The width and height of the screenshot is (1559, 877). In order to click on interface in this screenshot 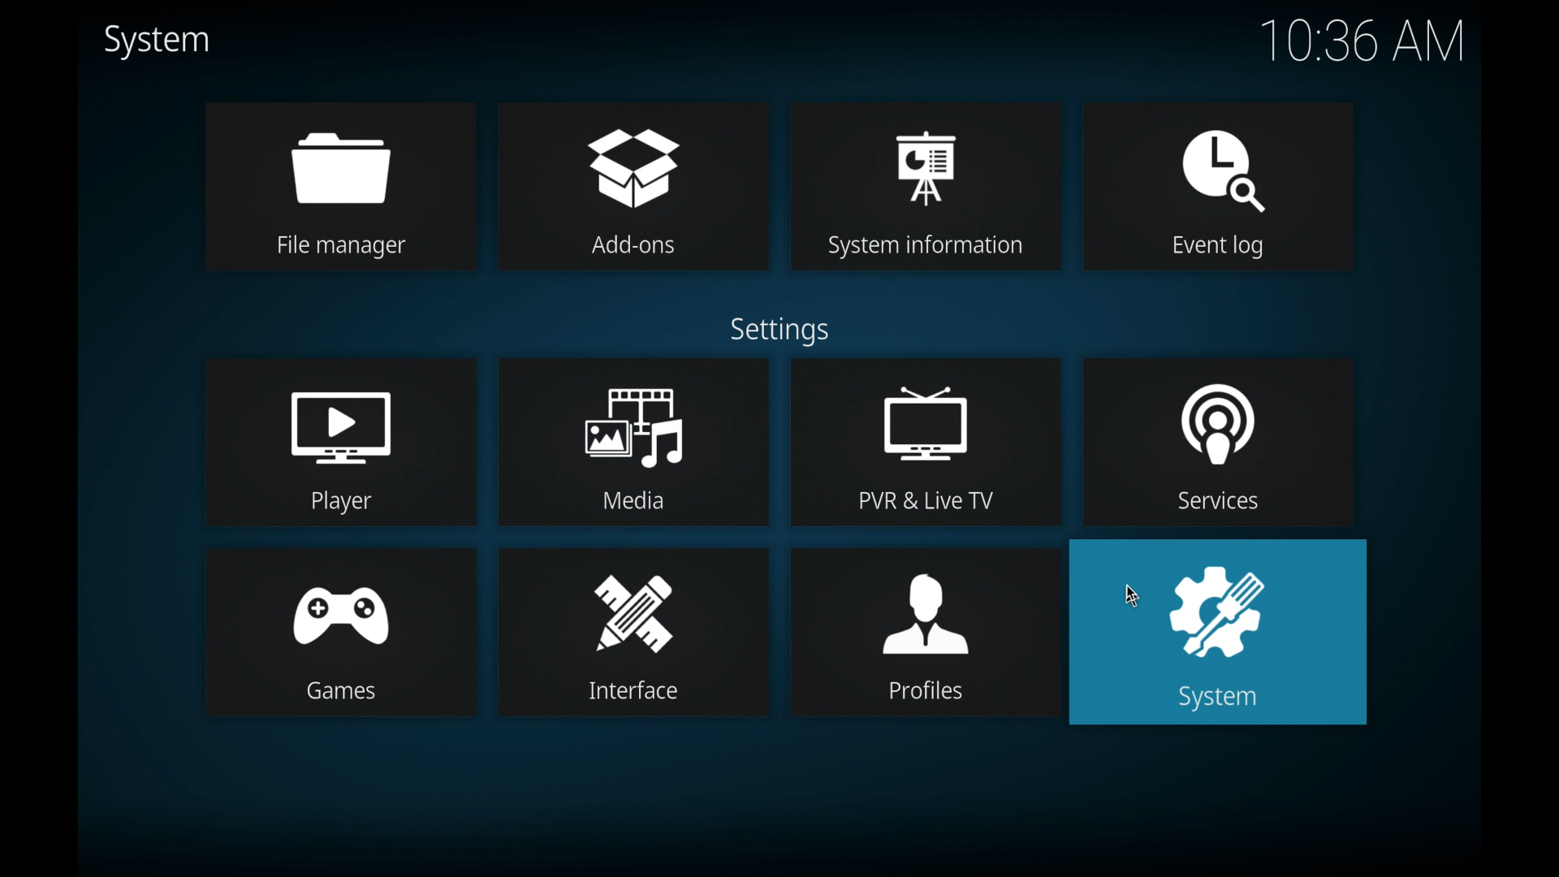, I will do `click(635, 633)`.